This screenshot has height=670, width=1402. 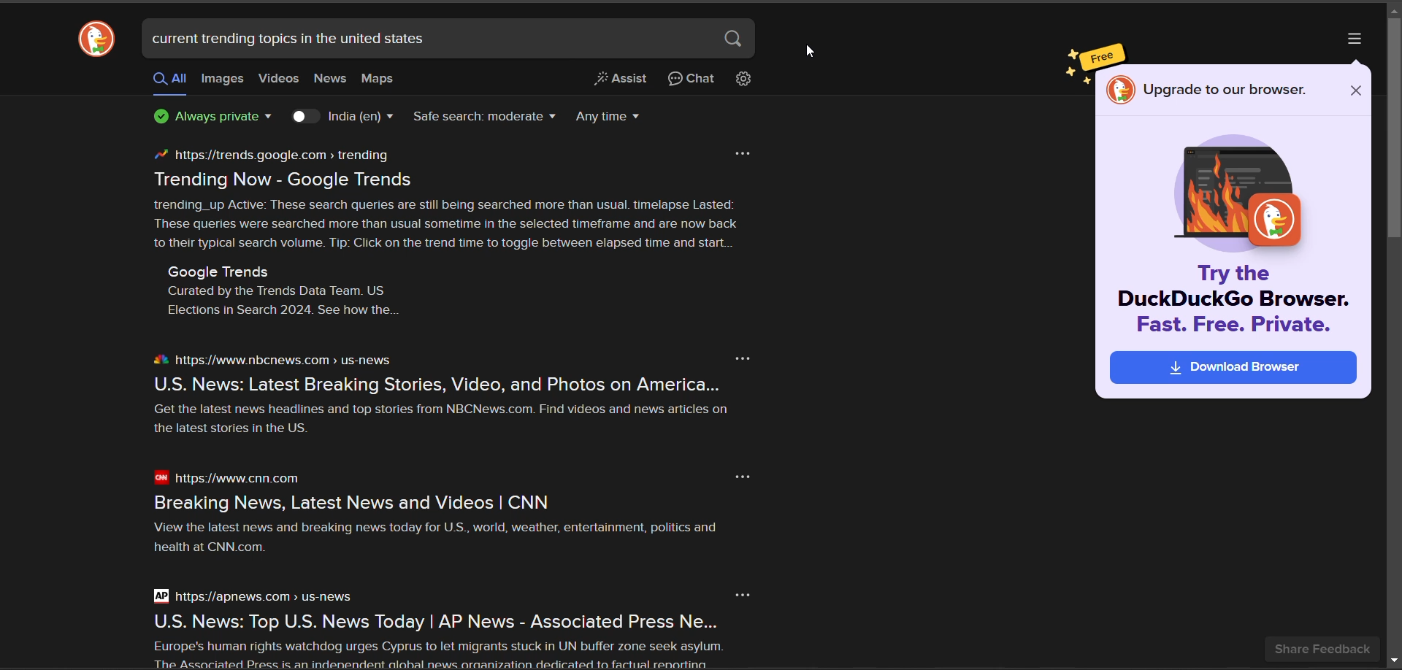 I want to click on current trending topics in the united states, so click(x=419, y=39).